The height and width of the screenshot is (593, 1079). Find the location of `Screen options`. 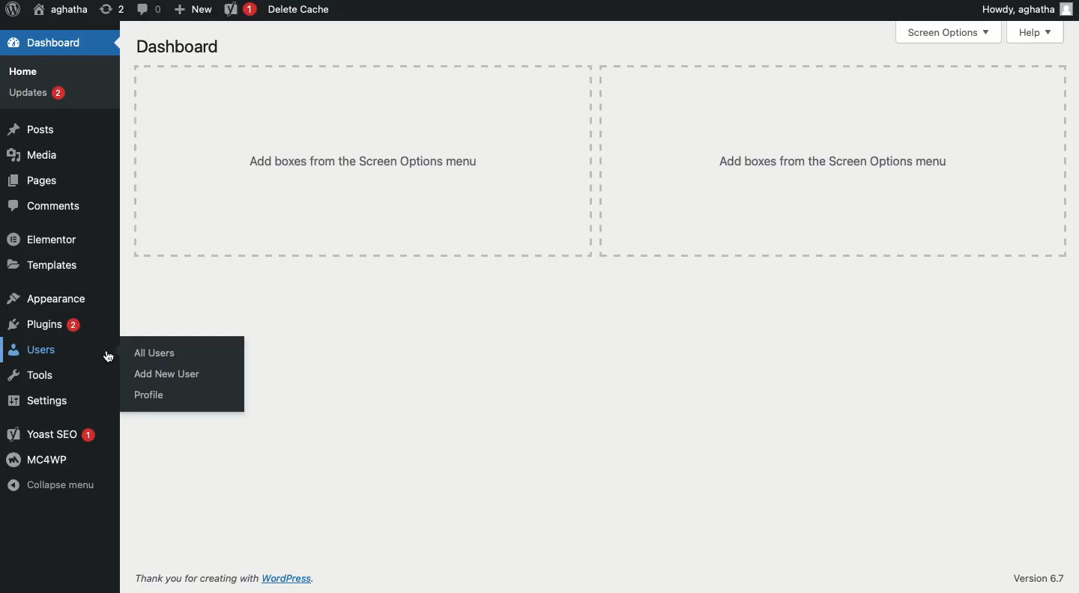

Screen options is located at coordinates (950, 31).